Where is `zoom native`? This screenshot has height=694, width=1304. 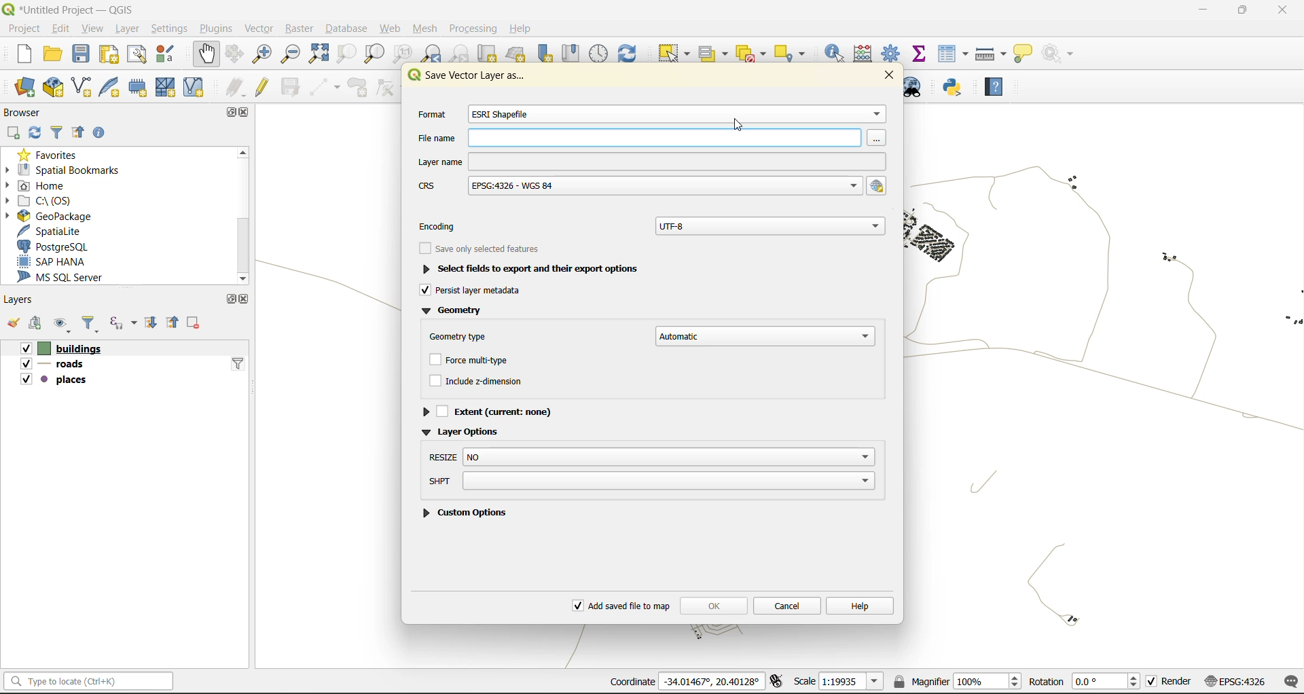 zoom native is located at coordinates (404, 53).